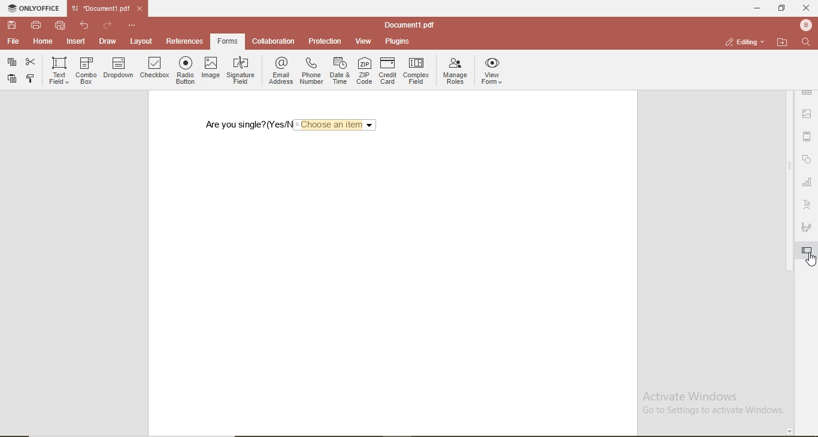  Describe the element at coordinates (60, 26) in the screenshot. I see `quick print` at that location.